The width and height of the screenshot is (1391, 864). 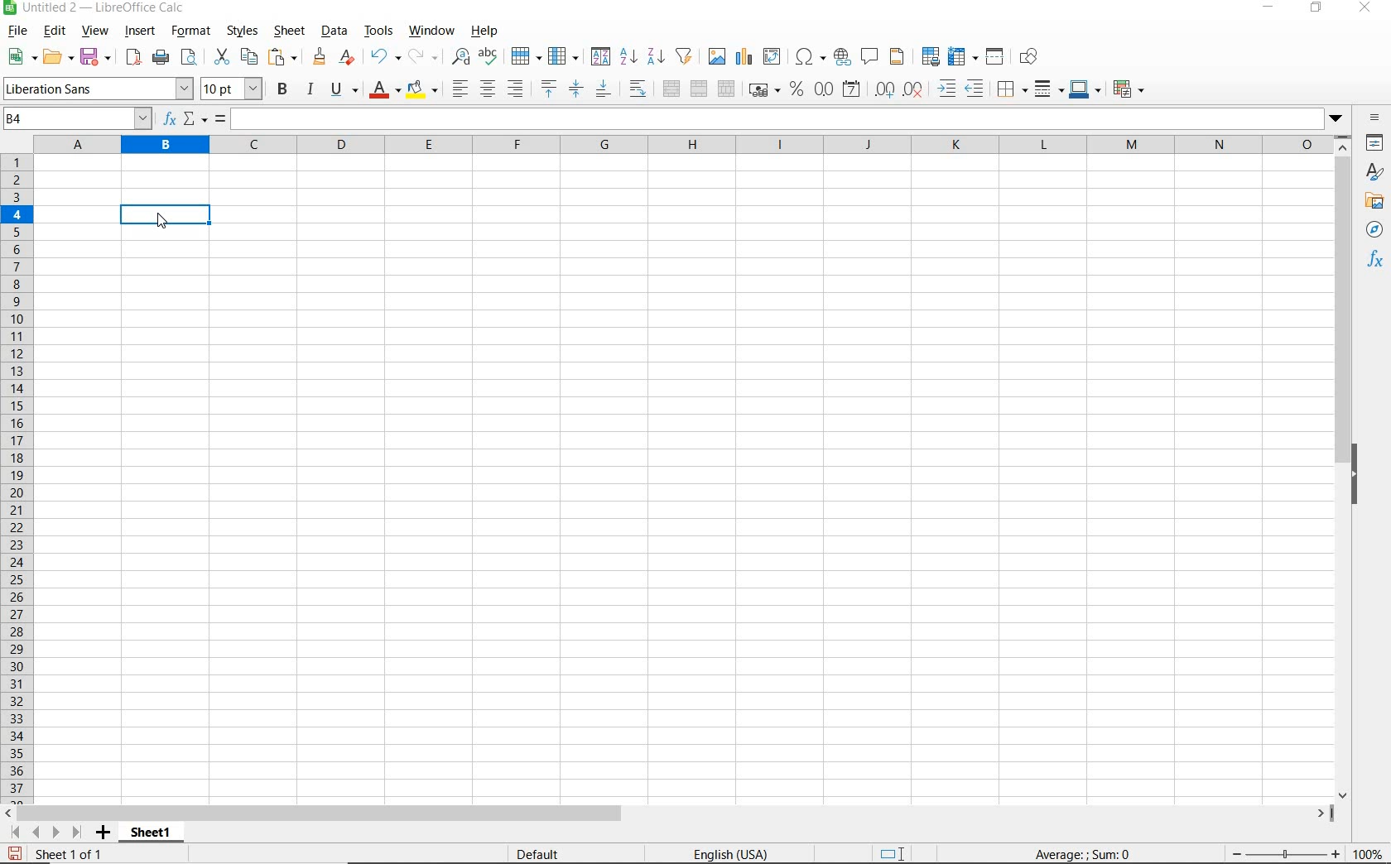 I want to click on define print area, so click(x=931, y=55).